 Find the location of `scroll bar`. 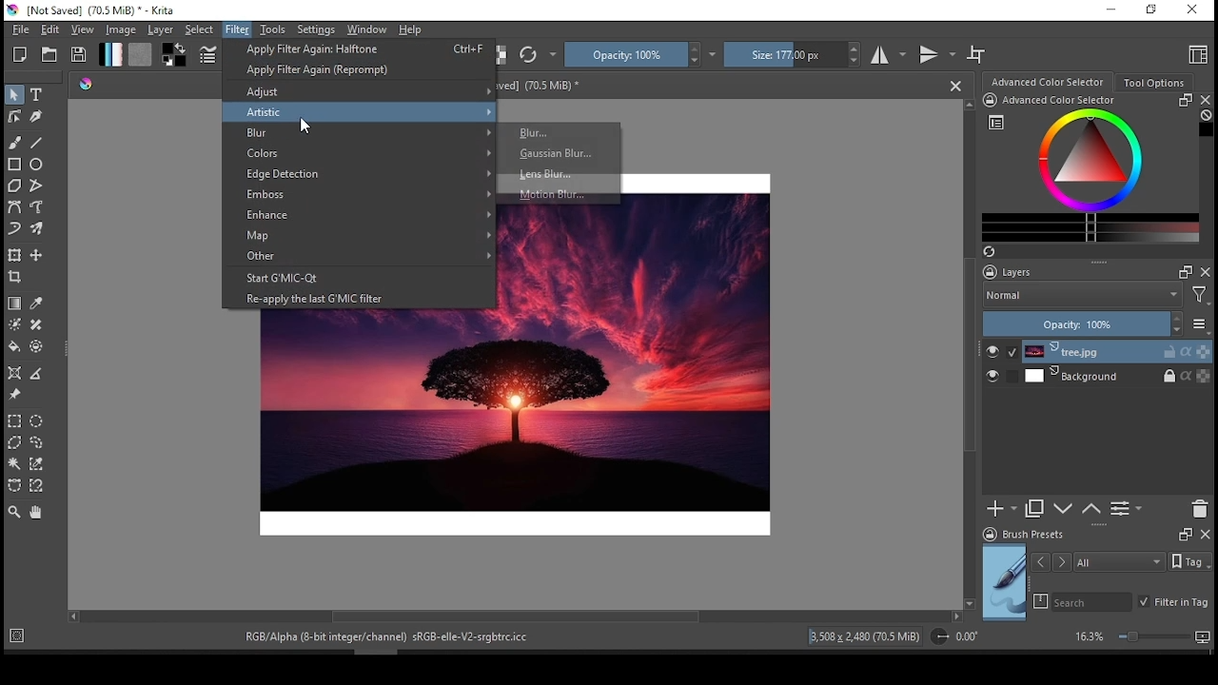

scroll bar is located at coordinates (972, 354).